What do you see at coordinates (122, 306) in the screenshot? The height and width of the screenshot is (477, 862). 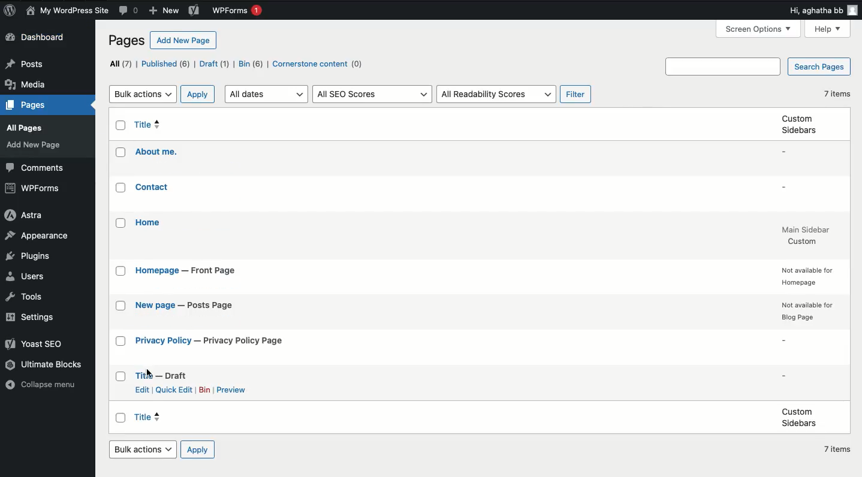 I see `Checkbox` at bounding box center [122, 306].